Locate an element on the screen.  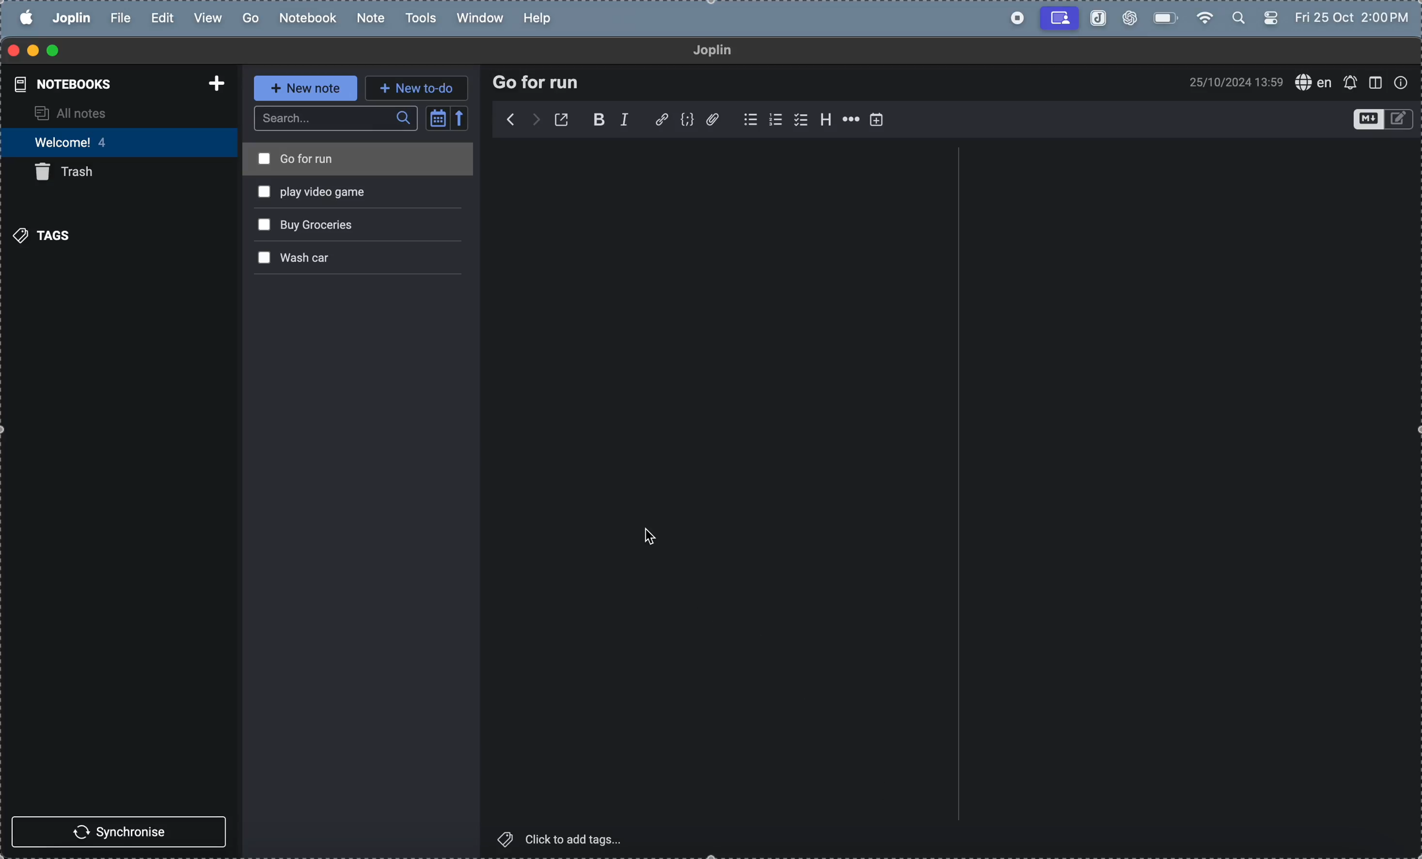
Cursor  is located at coordinates (650, 538).